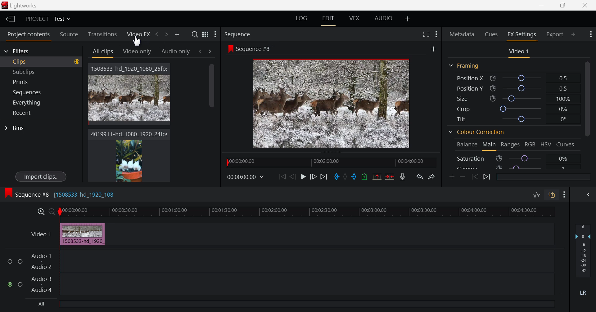 This screenshot has width=596, height=312. I want to click on Record Voiceover, so click(403, 178).